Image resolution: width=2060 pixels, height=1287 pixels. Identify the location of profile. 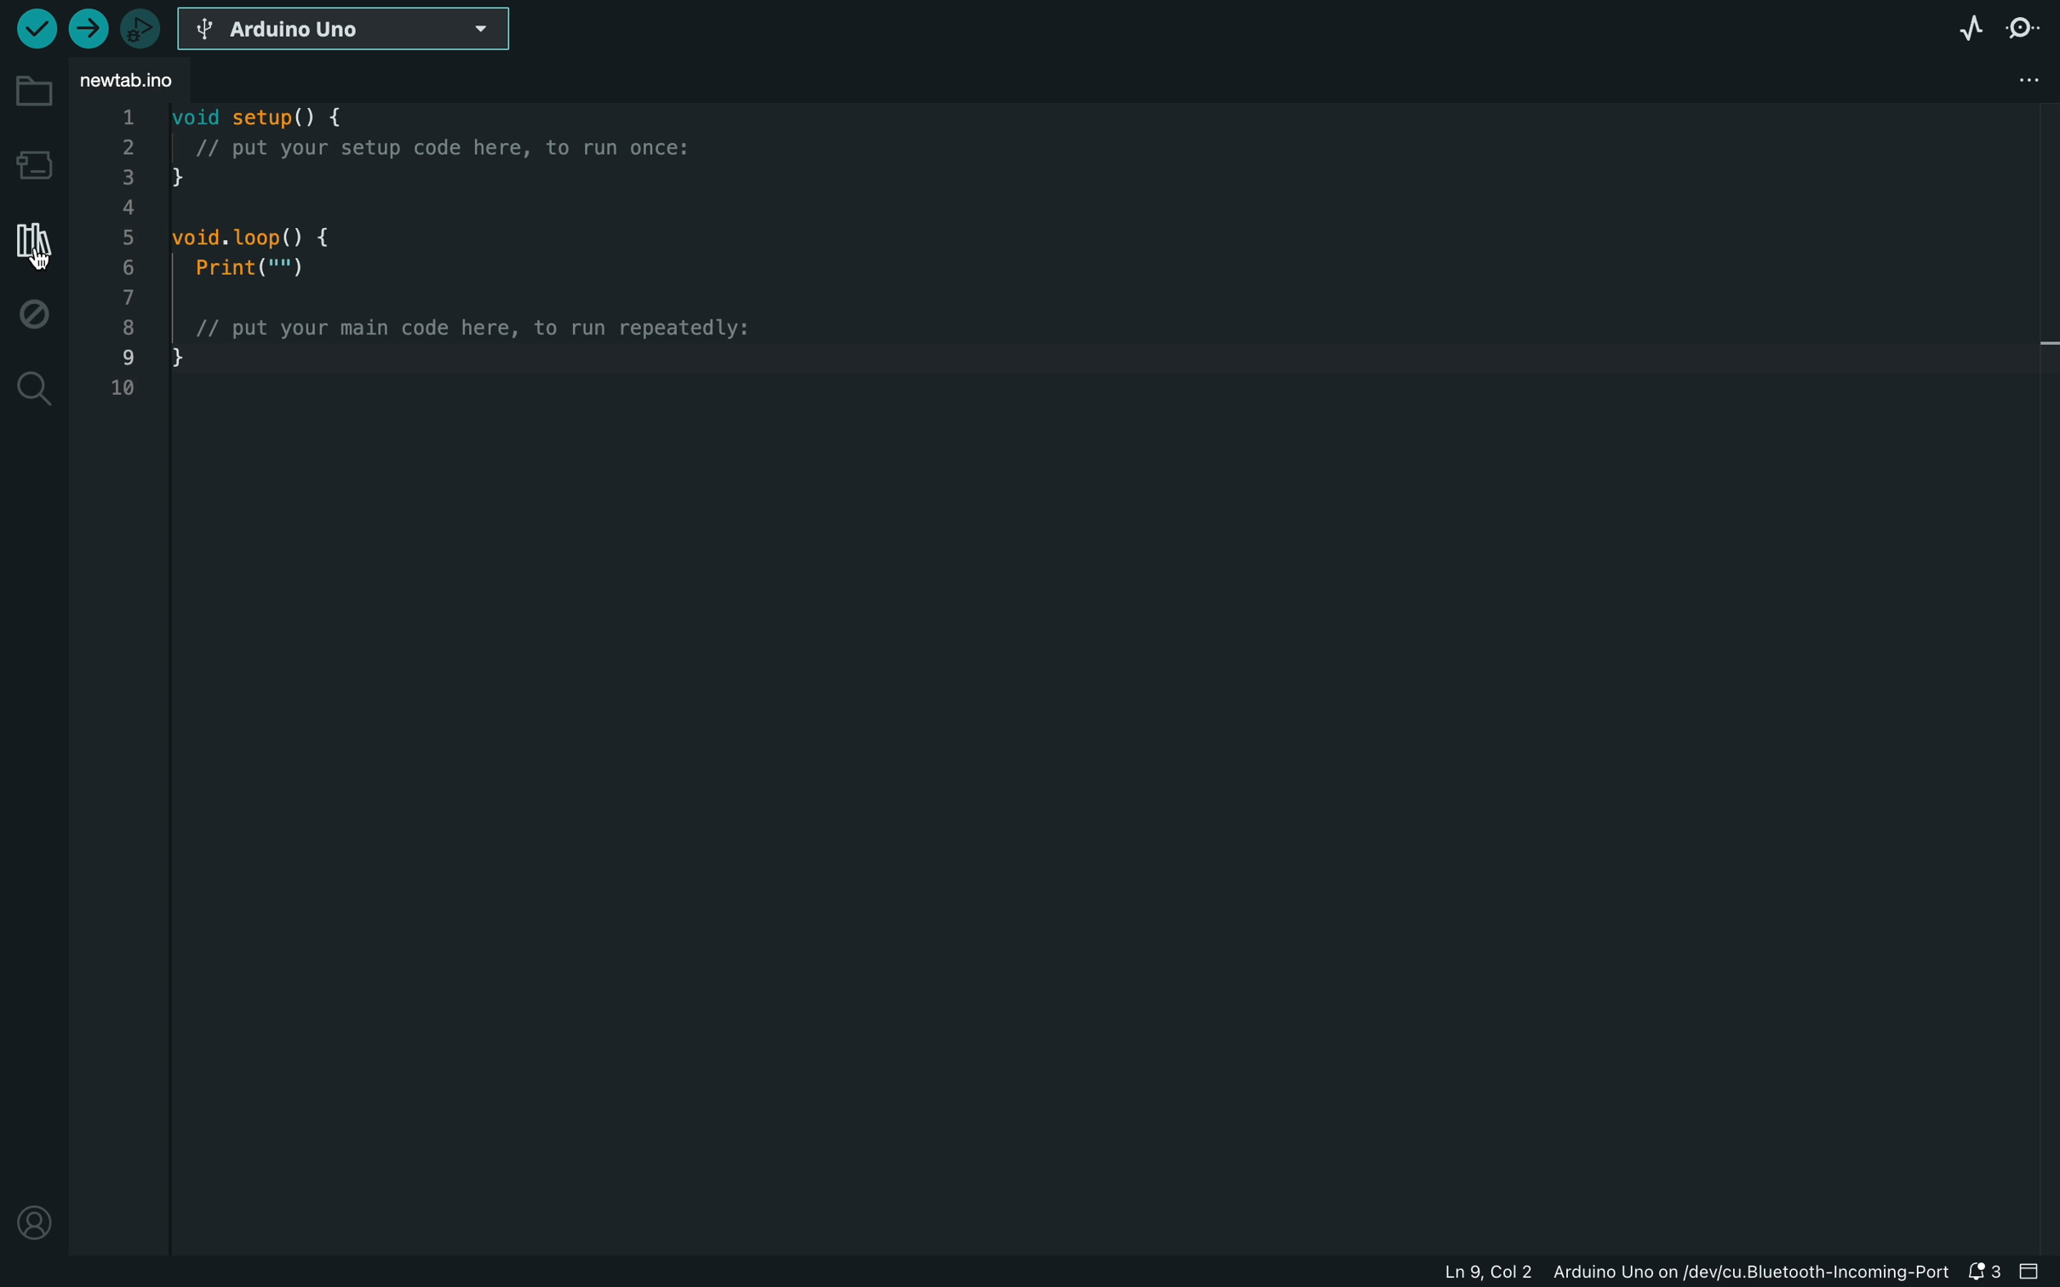
(32, 1219).